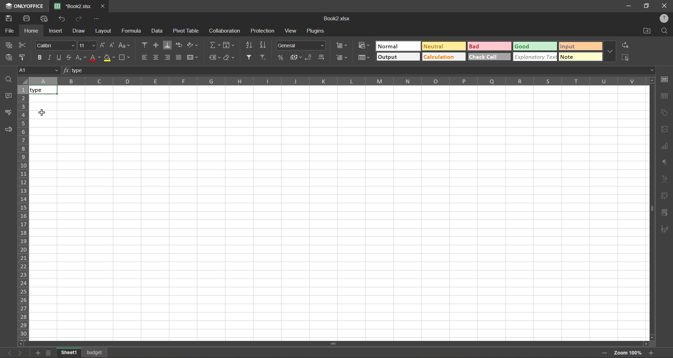  Describe the element at coordinates (51, 57) in the screenshot. I see `italic` at that location.